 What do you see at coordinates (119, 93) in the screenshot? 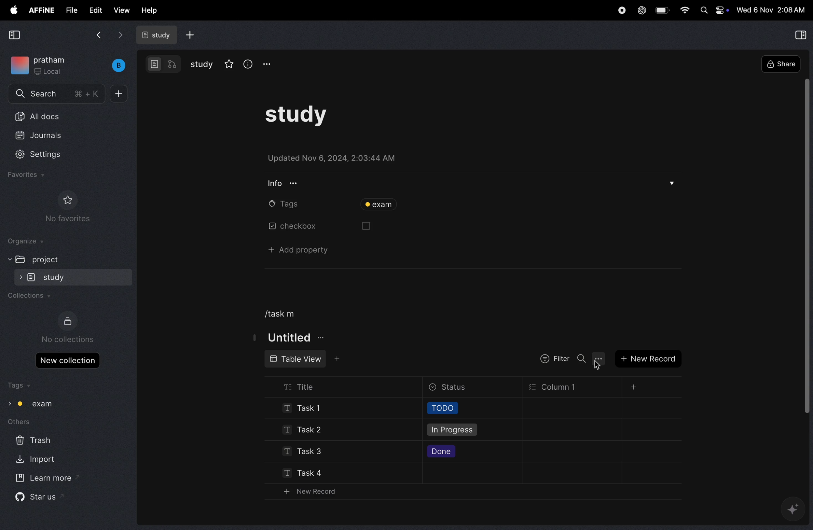
I see `add` at bounding box center [119, 93].